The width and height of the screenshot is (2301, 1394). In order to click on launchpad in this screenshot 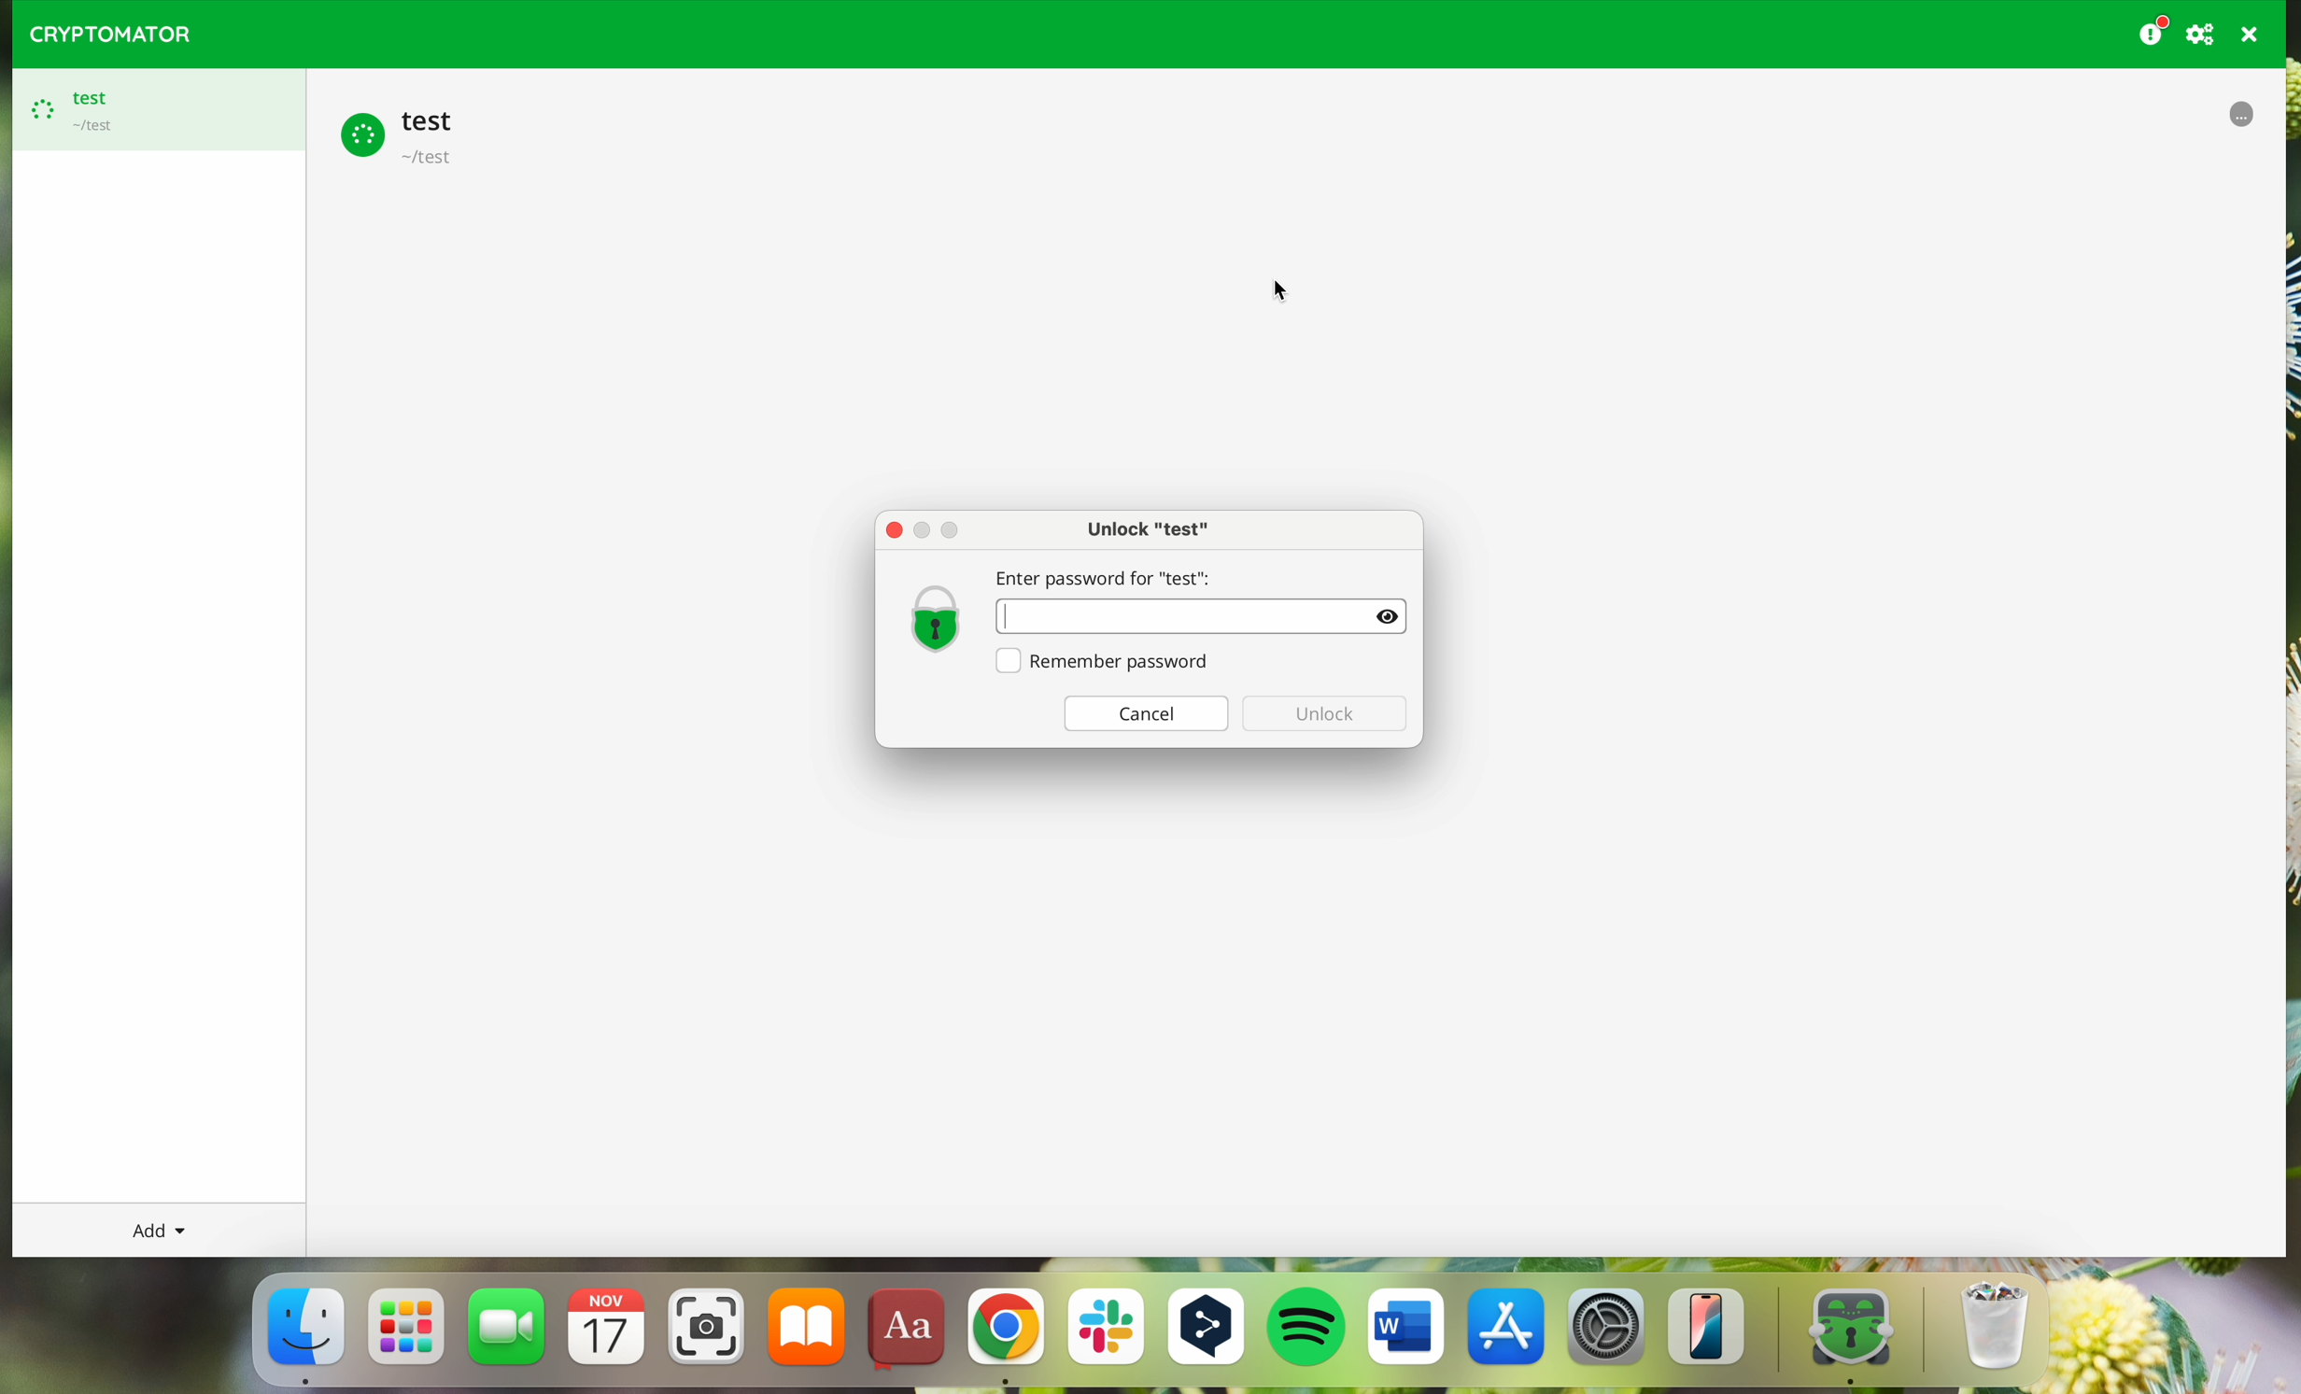, I will do `click(408, 1326)`.